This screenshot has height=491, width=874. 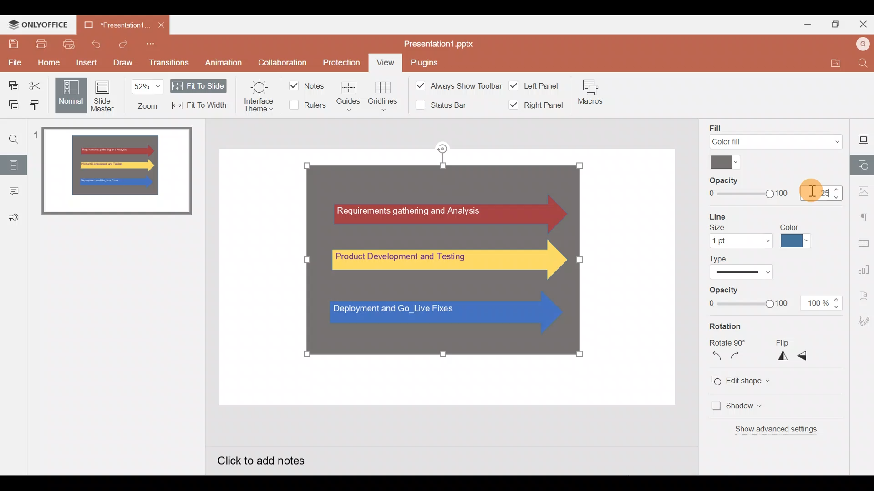 I want to click on Image settings, so click(x=862, y=189).